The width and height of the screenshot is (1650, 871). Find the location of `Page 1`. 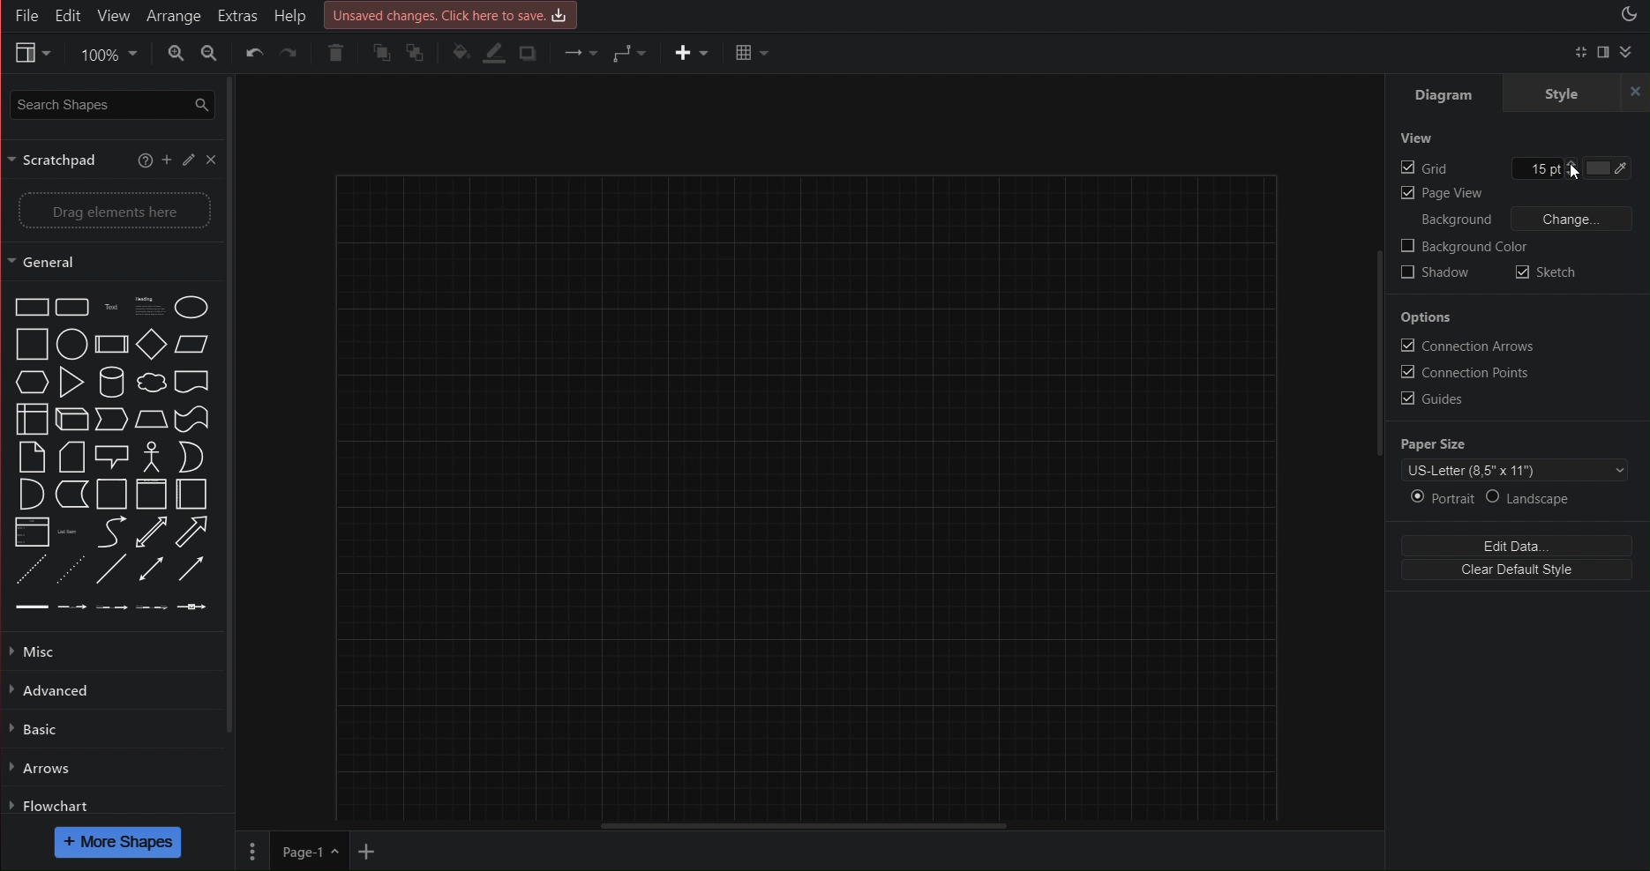

Page 1 is located at coordinates (305, 851).